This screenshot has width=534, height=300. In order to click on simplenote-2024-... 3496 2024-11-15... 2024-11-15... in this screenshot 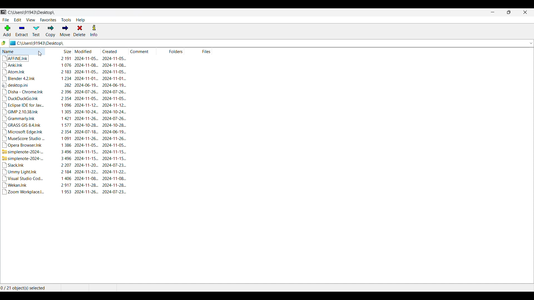, I will do `click(64, 152)`.